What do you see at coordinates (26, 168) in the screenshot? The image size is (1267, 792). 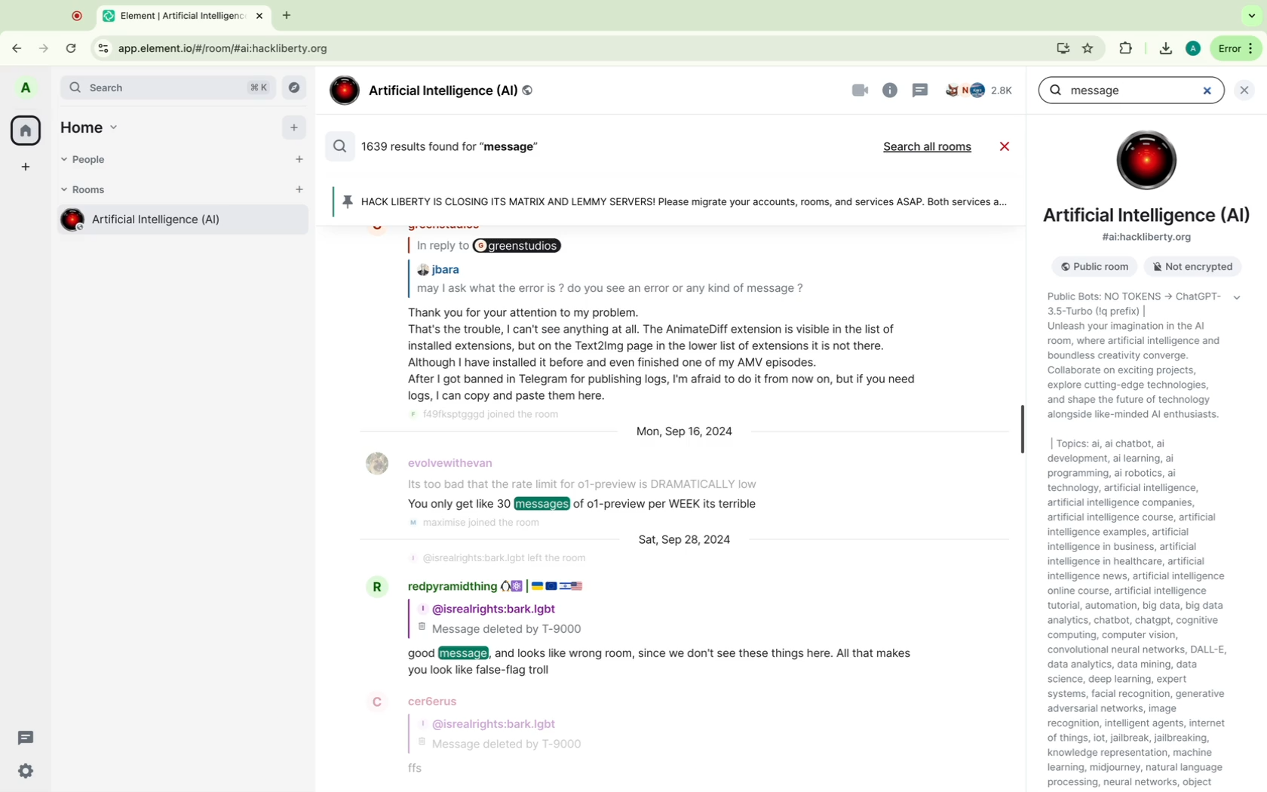 I see `create a space` at bounding box center [26, 168].